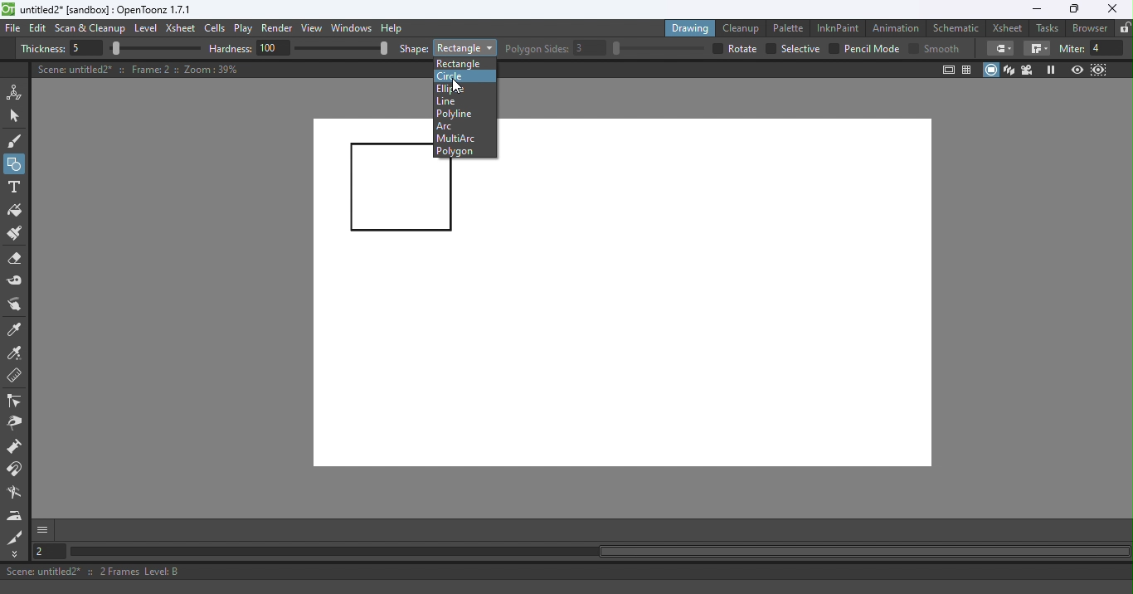  Describe the element at coordinates (414, 50) in the screenshot. I see `shape` at that location.